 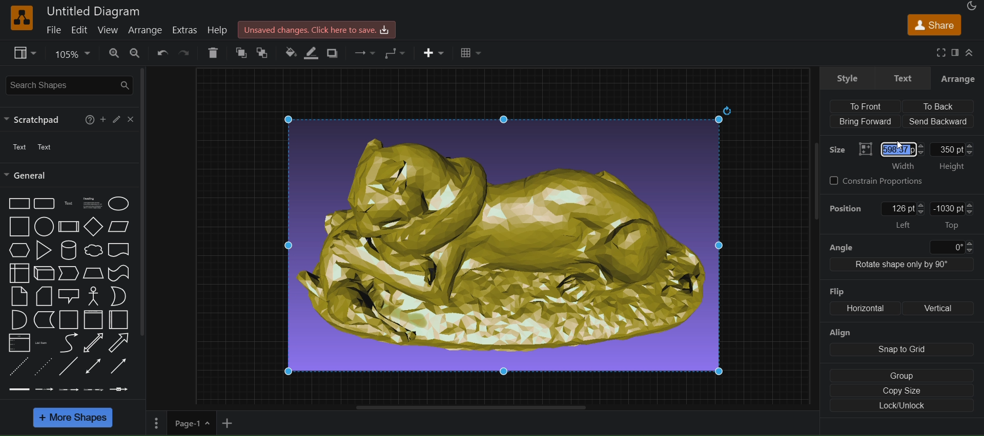 What do you see at coordinates (970, 54) in the screenshot?
I see `Collapse/ Expand` at bounding box center [970, 54].